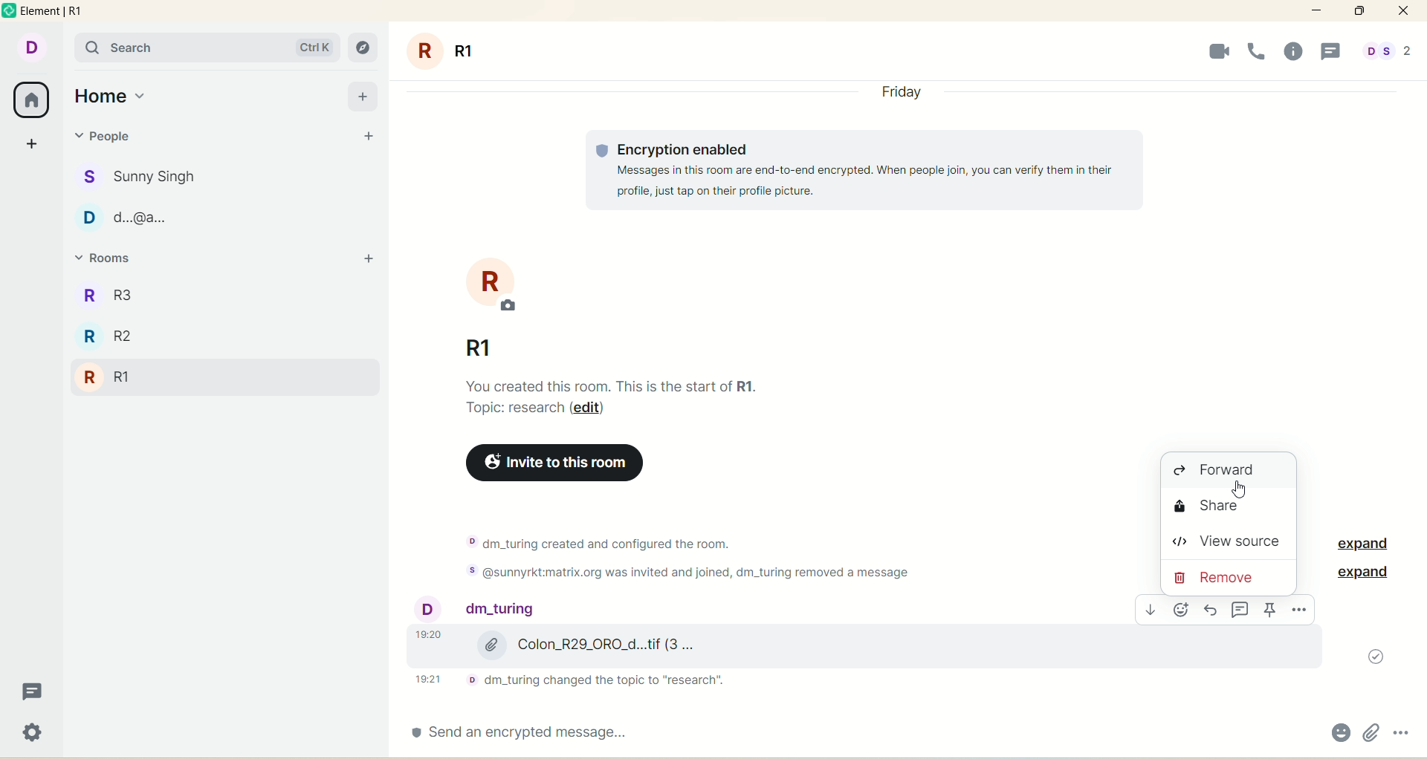 The width and height of the screenshot is (1427, 759). What do you see at coordinates (1362, 573) in the screenshot?
I see `expand` at bounding box center [1362, 573].